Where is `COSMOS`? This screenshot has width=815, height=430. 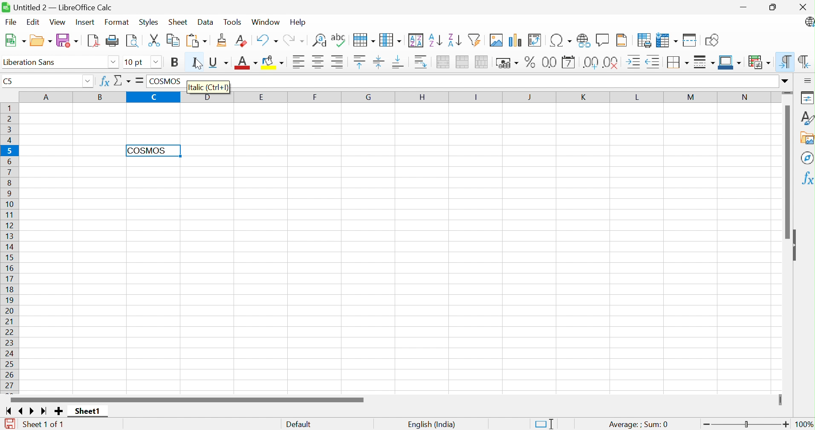 COSMOS is located at coordinates (147, 151).